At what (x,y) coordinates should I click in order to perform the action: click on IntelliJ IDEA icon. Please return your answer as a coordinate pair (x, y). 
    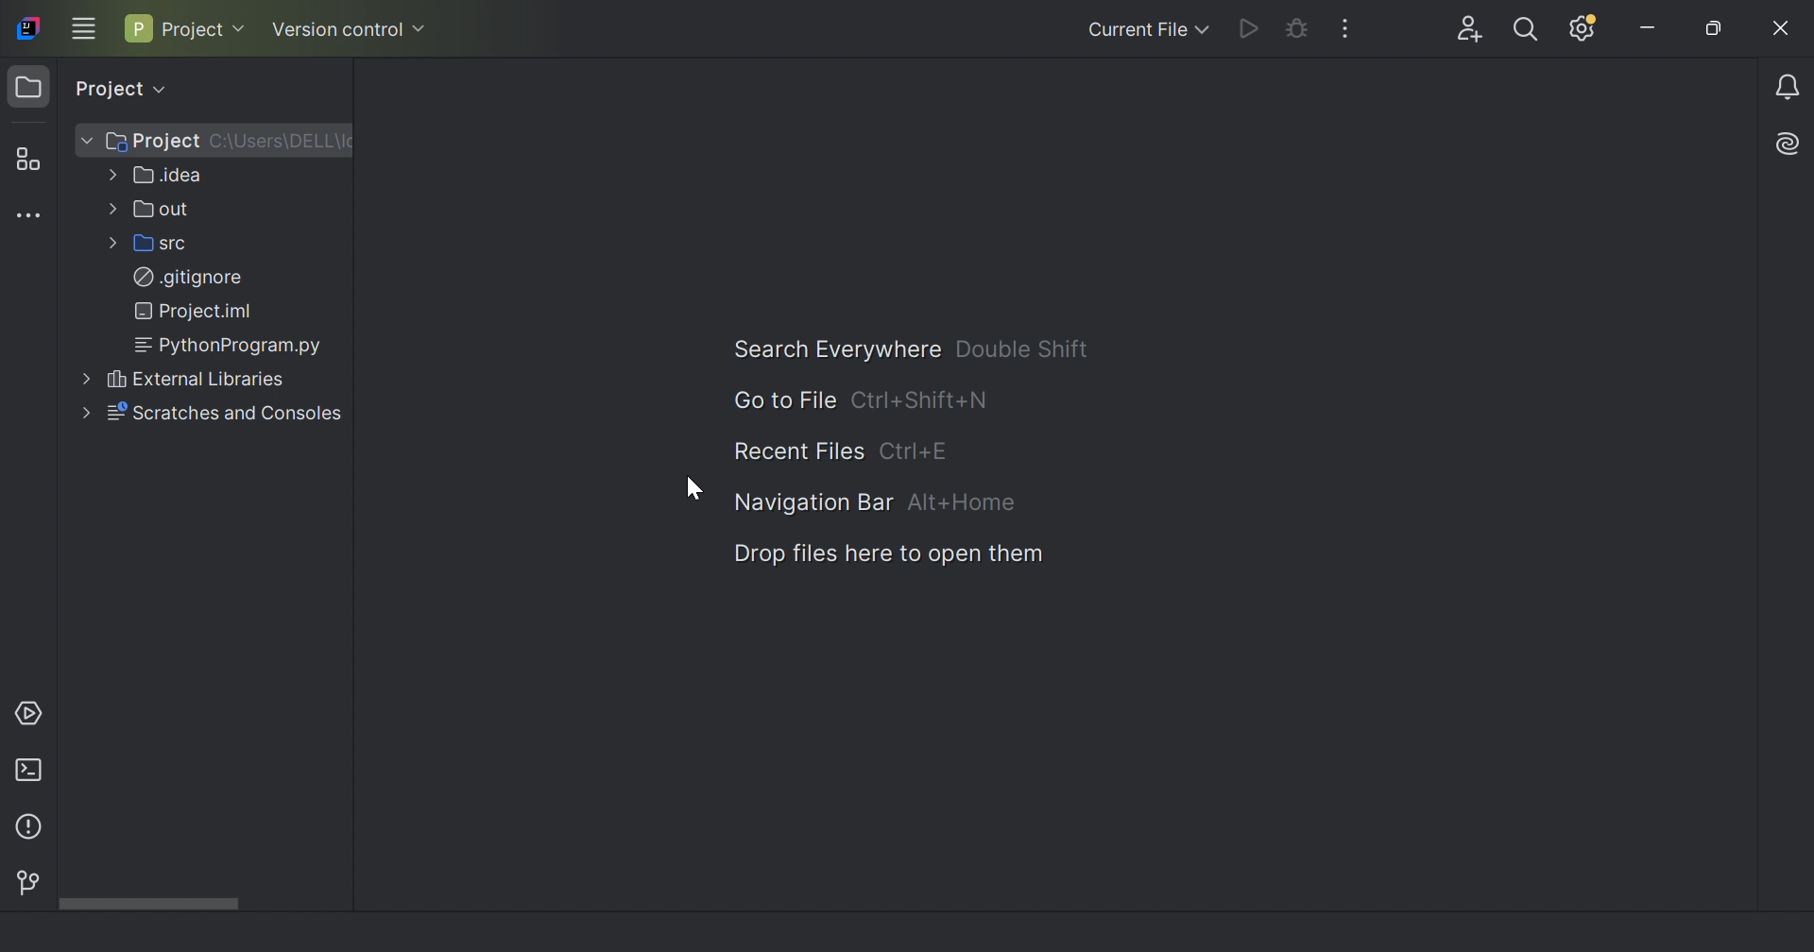
    Looking at the image, I should click on (31, 26).